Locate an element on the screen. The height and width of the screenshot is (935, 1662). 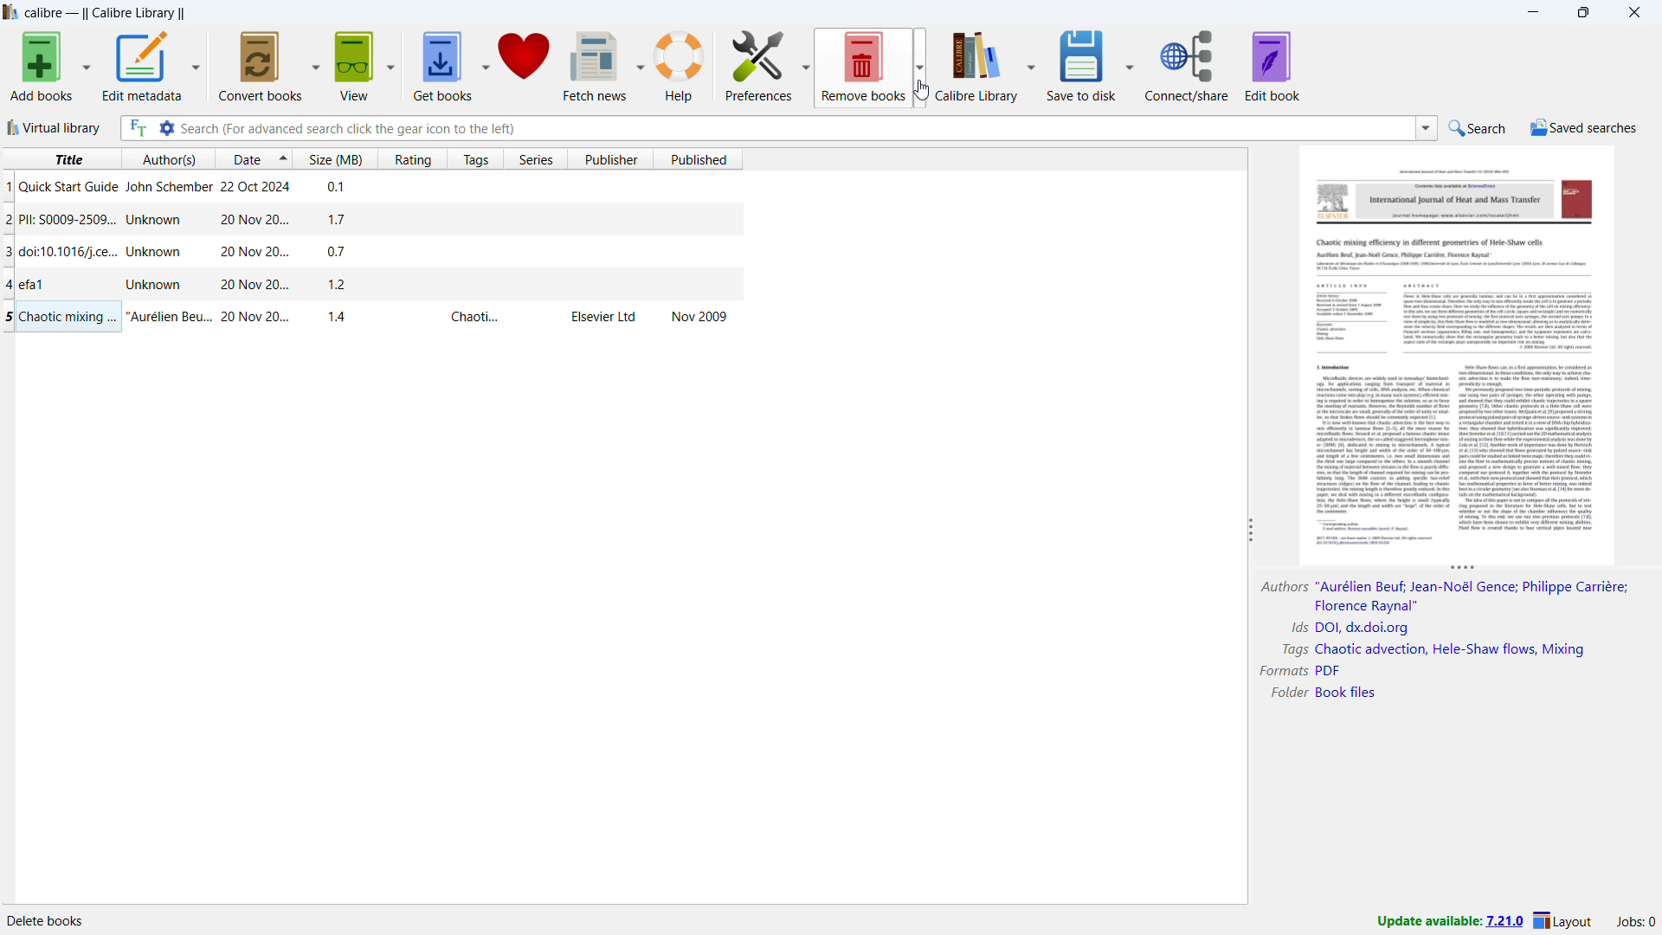
add books options is located at coordinates (86, 66).